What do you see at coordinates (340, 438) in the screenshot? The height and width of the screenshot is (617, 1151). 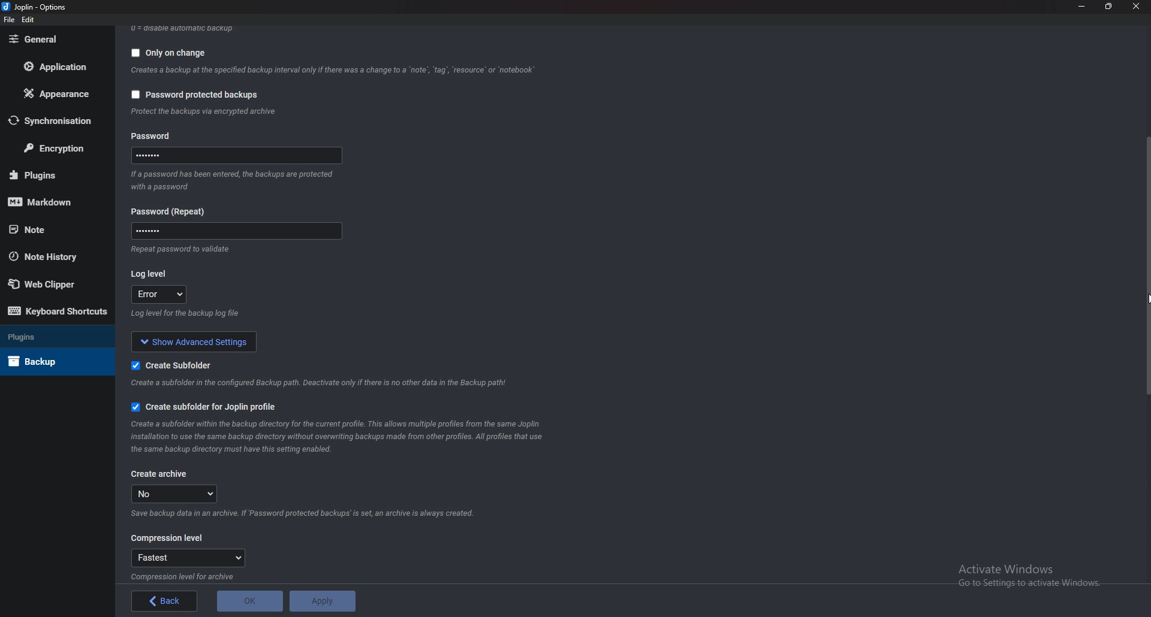 I see `Info on subfolder for joplin profile` at bounding box center [340, 438].